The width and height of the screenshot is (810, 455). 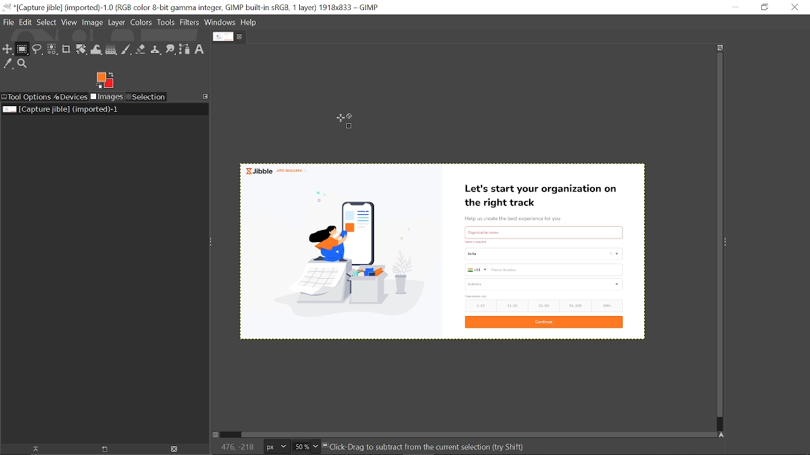 What do you see at coordinates (735, 8) in the screenshot?
I see `Minimize` at bounding box center [735, 8].